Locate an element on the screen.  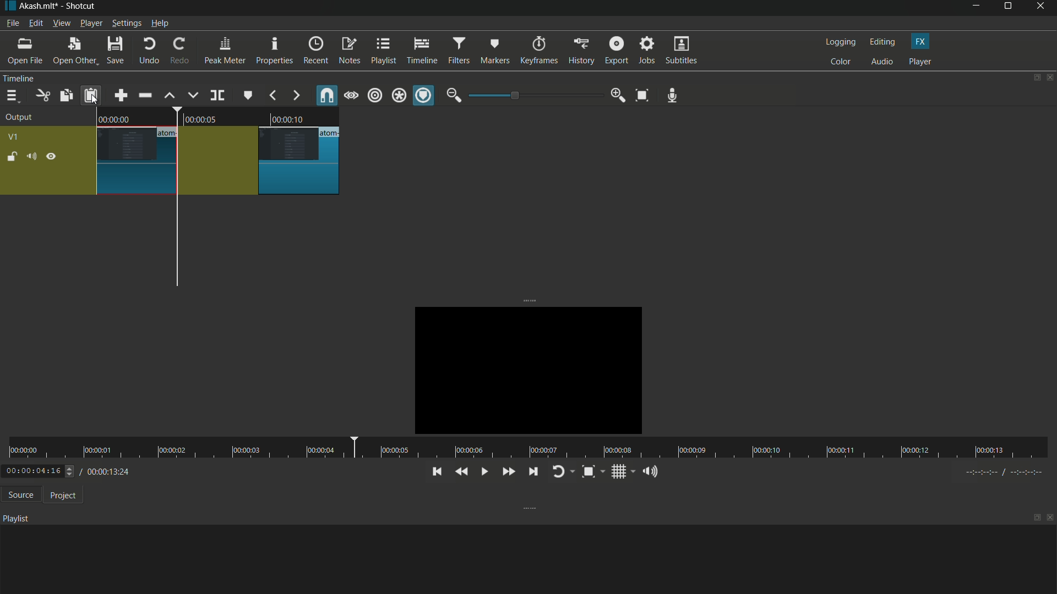
next marker is located at coordinates (296, 96).